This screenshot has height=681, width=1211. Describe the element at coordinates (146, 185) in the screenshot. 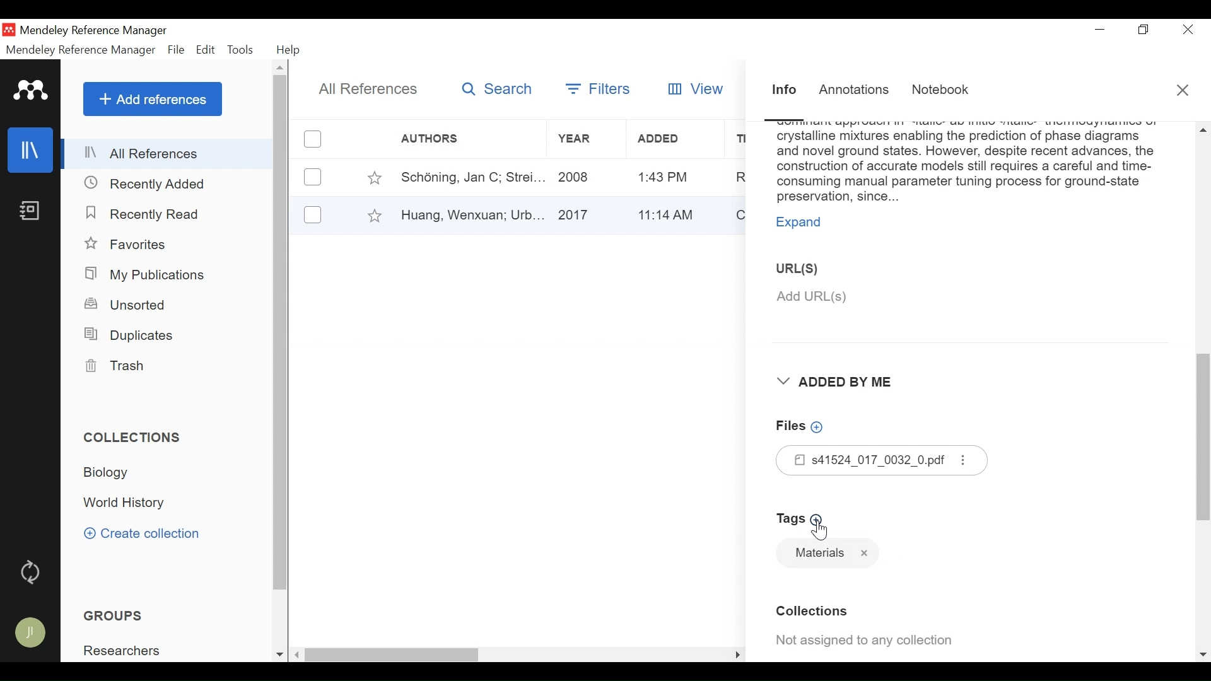

I see `Recently Added` at that location.